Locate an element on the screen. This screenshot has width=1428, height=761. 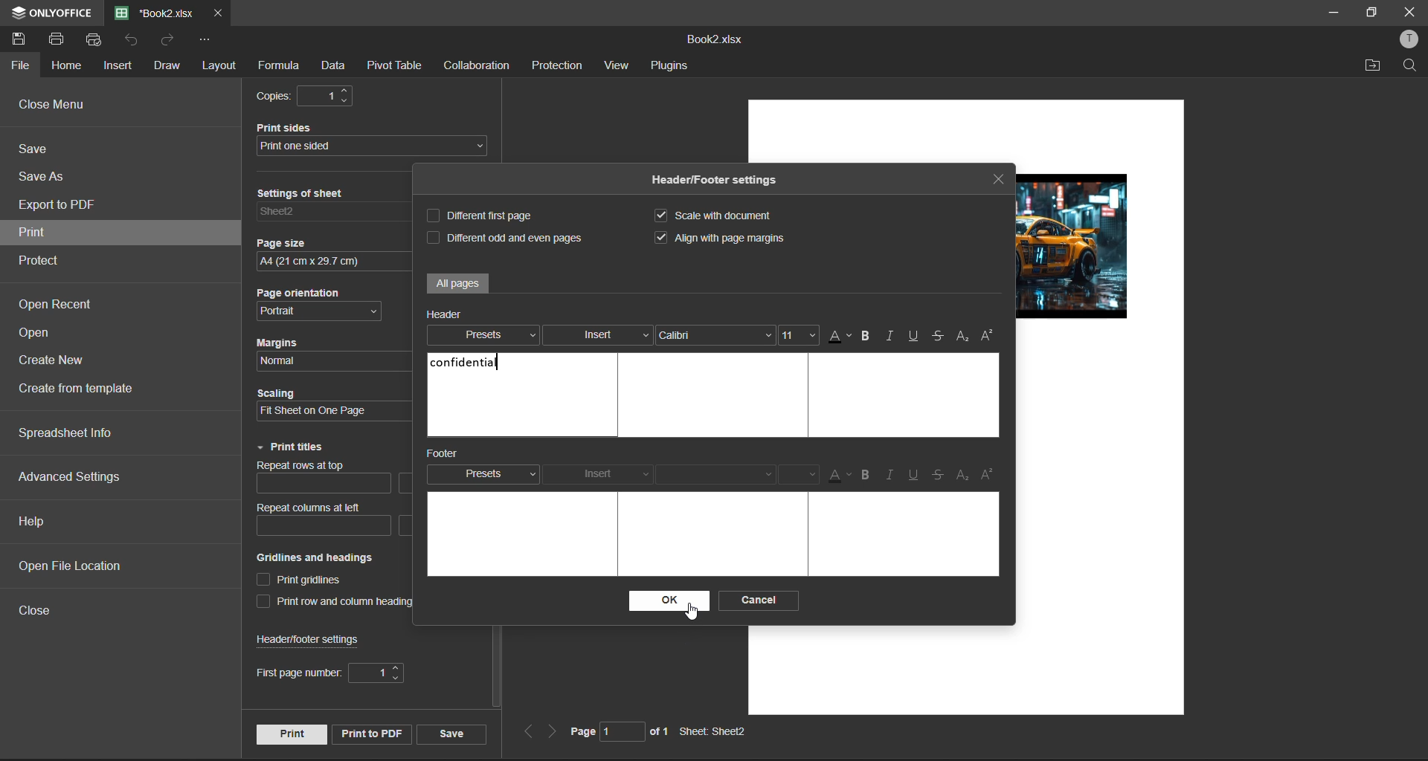
different odd and even pages is located at coordinates (504, 236).